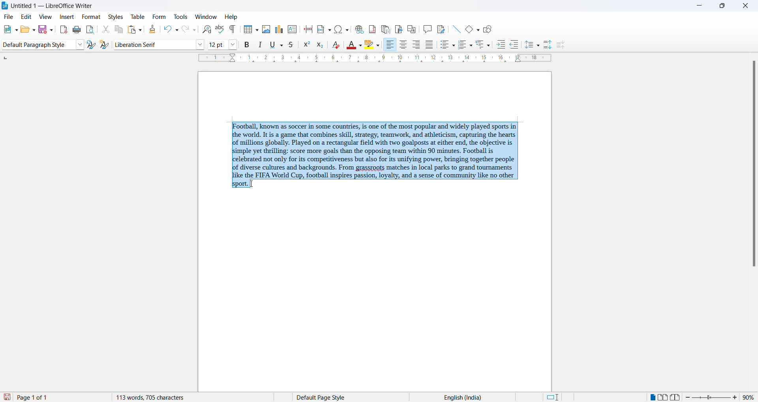 The width and height of the screenshot is (758, 402). Describe the element at coordinates (320, 45) in the screenshot. I see `subscript` at that location.